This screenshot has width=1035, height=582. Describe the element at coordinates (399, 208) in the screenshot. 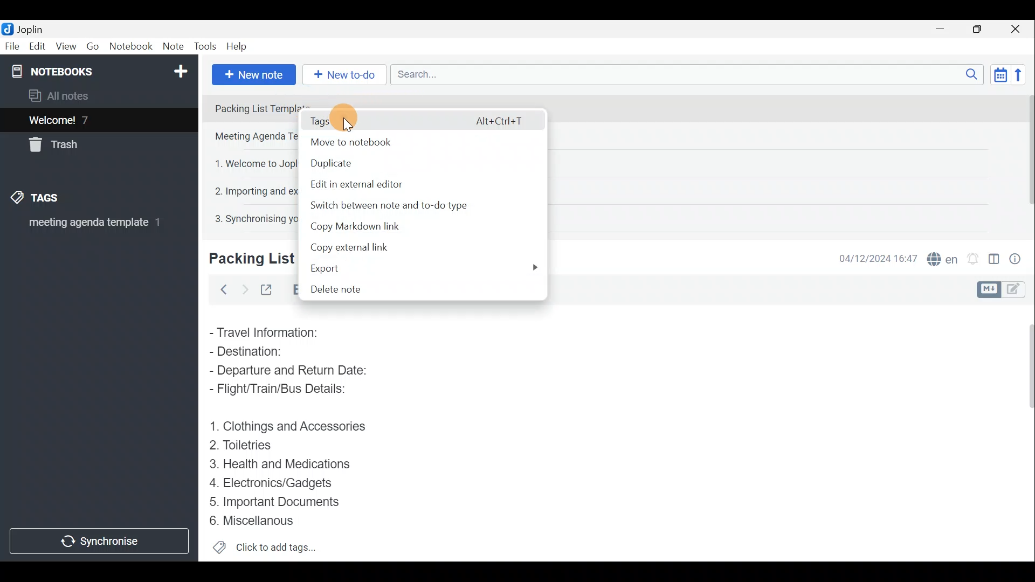

I see `Switch between note and to-do type` at that location.